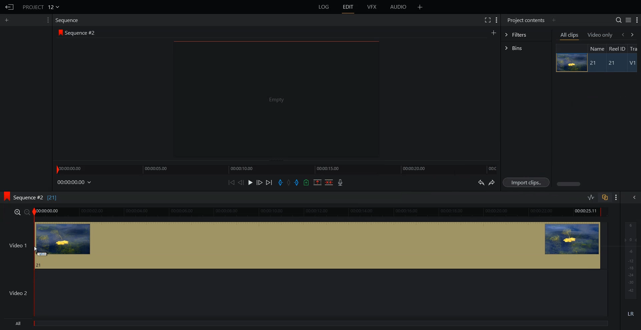 The height and width of the screenshot is (330, 641). Describe the element at coordinates (493, 32) in the screenshot. I see `Add Panel` at that location.